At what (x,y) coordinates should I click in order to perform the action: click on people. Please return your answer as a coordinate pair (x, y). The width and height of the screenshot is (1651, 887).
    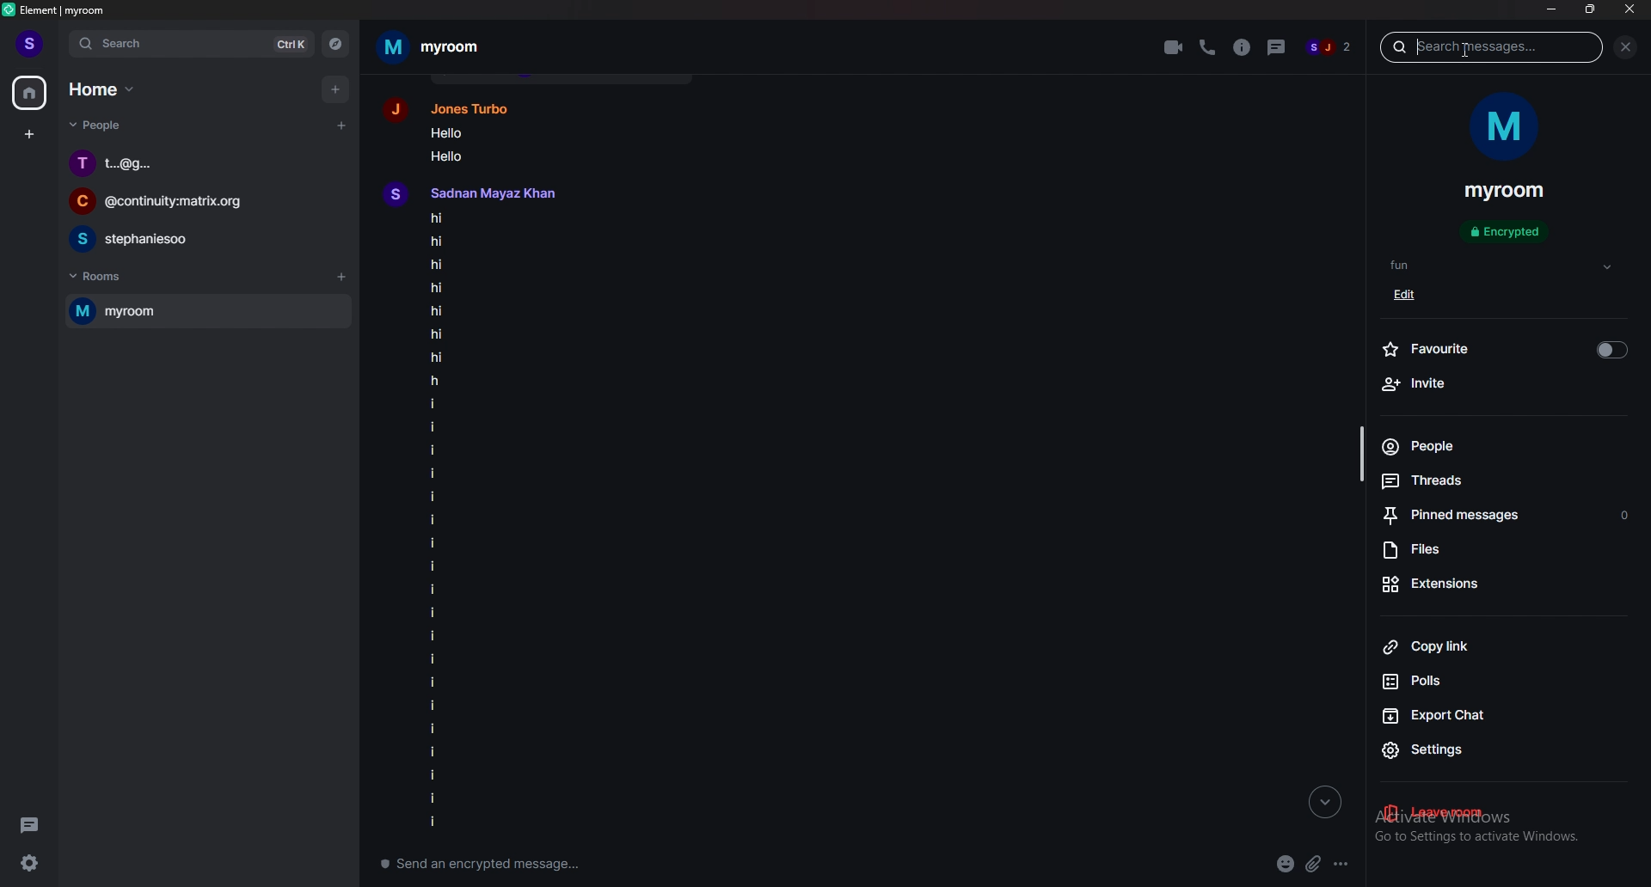
    Looking at the image, I should click on (97, 126).